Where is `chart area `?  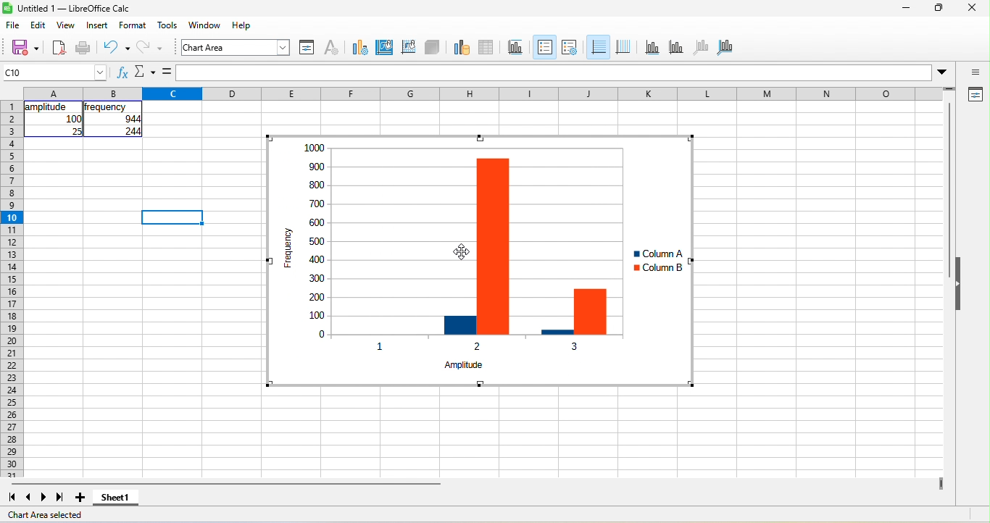 chart area  is located at coordinates (385, 48).